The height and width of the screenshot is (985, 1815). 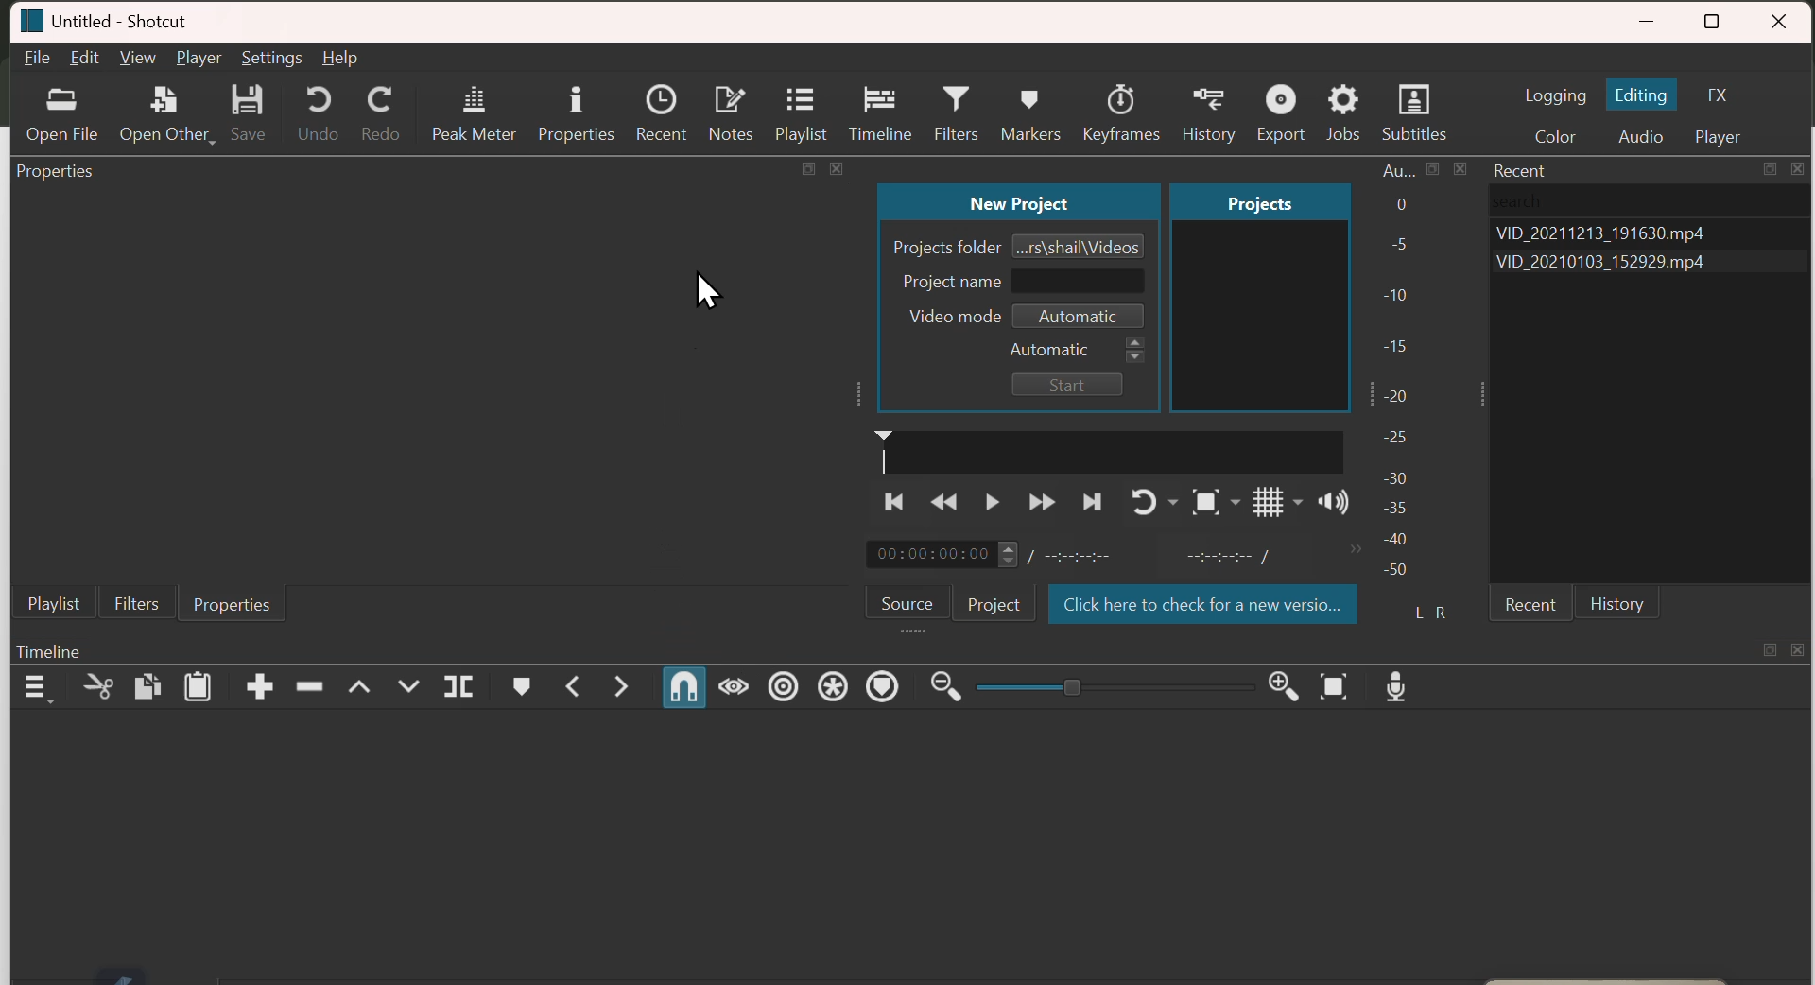 What do you see at coordinates (808, 168) in the screenshot?
I see `Maximize` at bounding box center [808, 168].